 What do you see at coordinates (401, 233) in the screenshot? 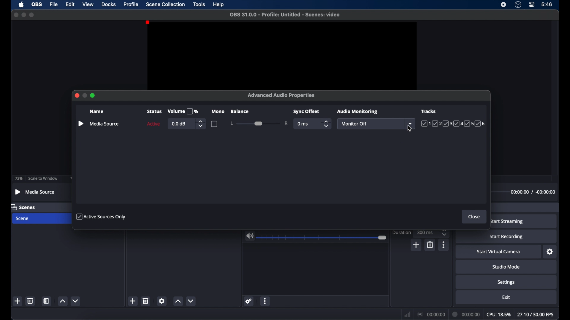
I see `duration` at bounding box center [401, 233].